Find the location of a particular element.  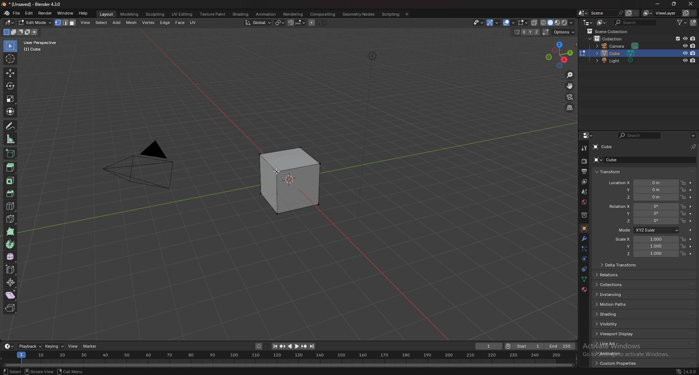

network is located at coordinates (679, 371).